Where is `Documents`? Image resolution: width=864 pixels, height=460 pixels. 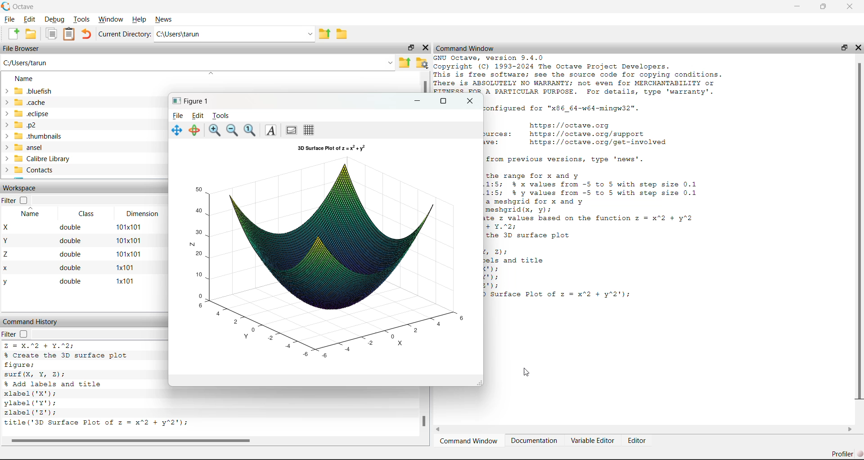 Documents is located at coordinates (52, 34).